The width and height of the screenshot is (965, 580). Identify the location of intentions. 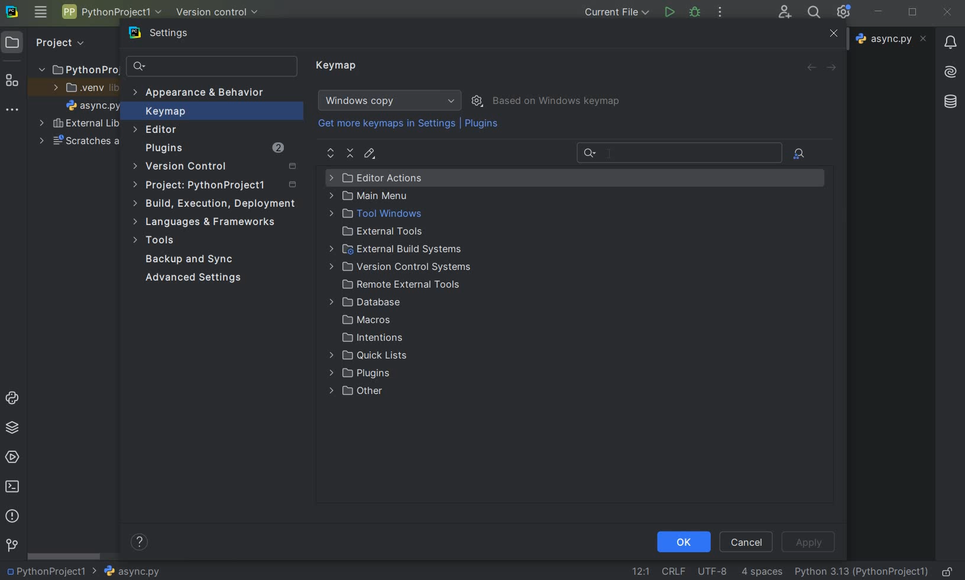
(362, 338).